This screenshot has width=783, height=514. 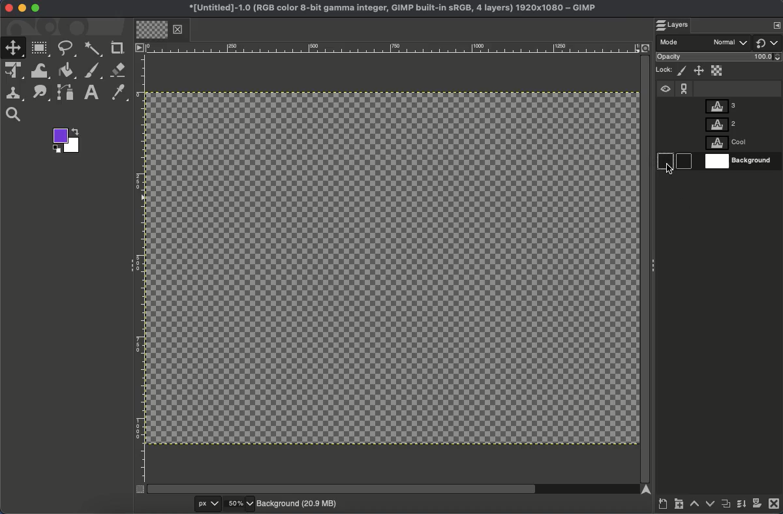 What do you see at coordinates (298, 502) in the screenshot?
I see `Background` at bounding box center [298, 502].